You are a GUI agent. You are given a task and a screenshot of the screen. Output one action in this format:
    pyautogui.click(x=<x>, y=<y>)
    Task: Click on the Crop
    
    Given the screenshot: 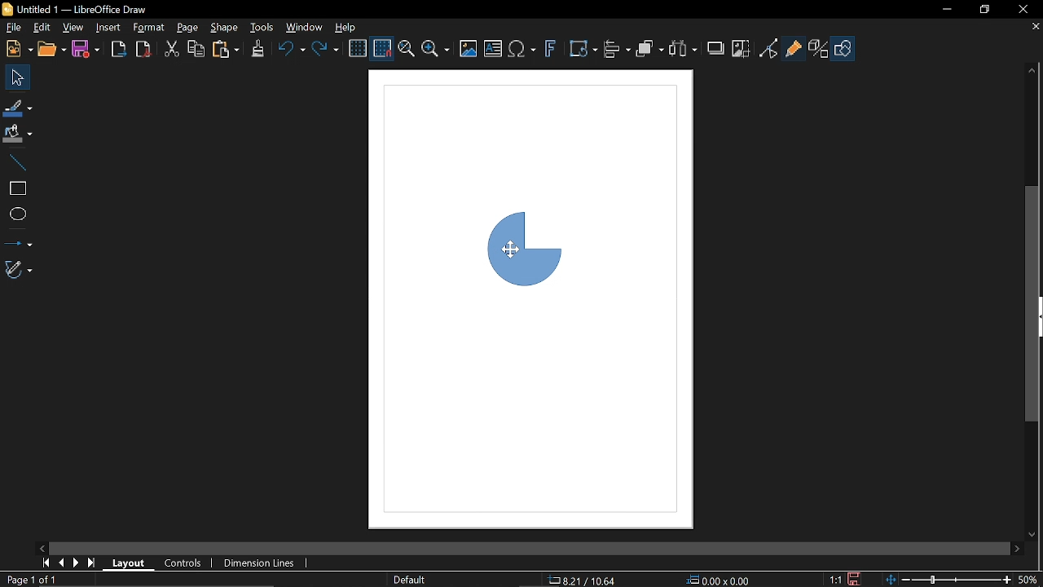 What is the action you would take?
    pyautogui.click(x=742, y=49)
    